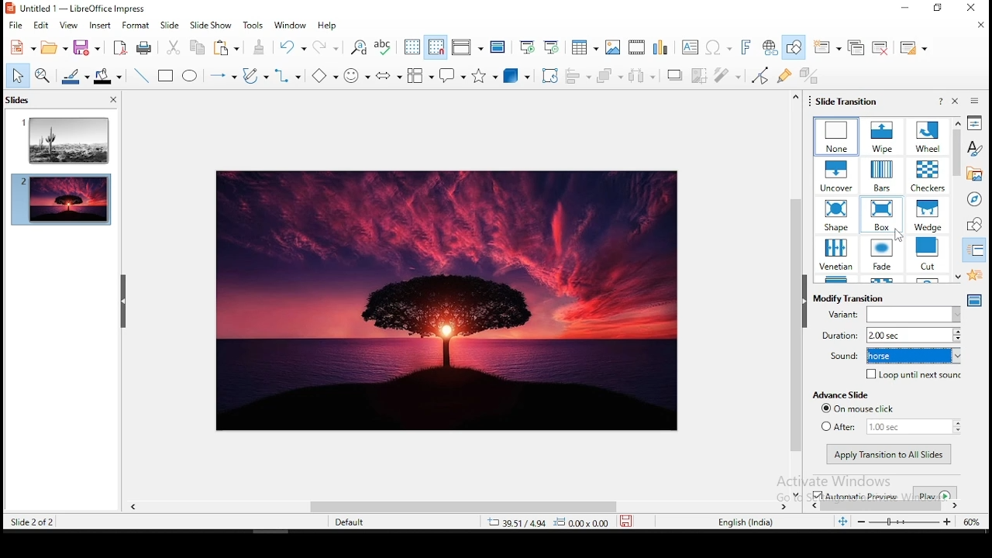  I want to click on transition effects, so click(837, 215).